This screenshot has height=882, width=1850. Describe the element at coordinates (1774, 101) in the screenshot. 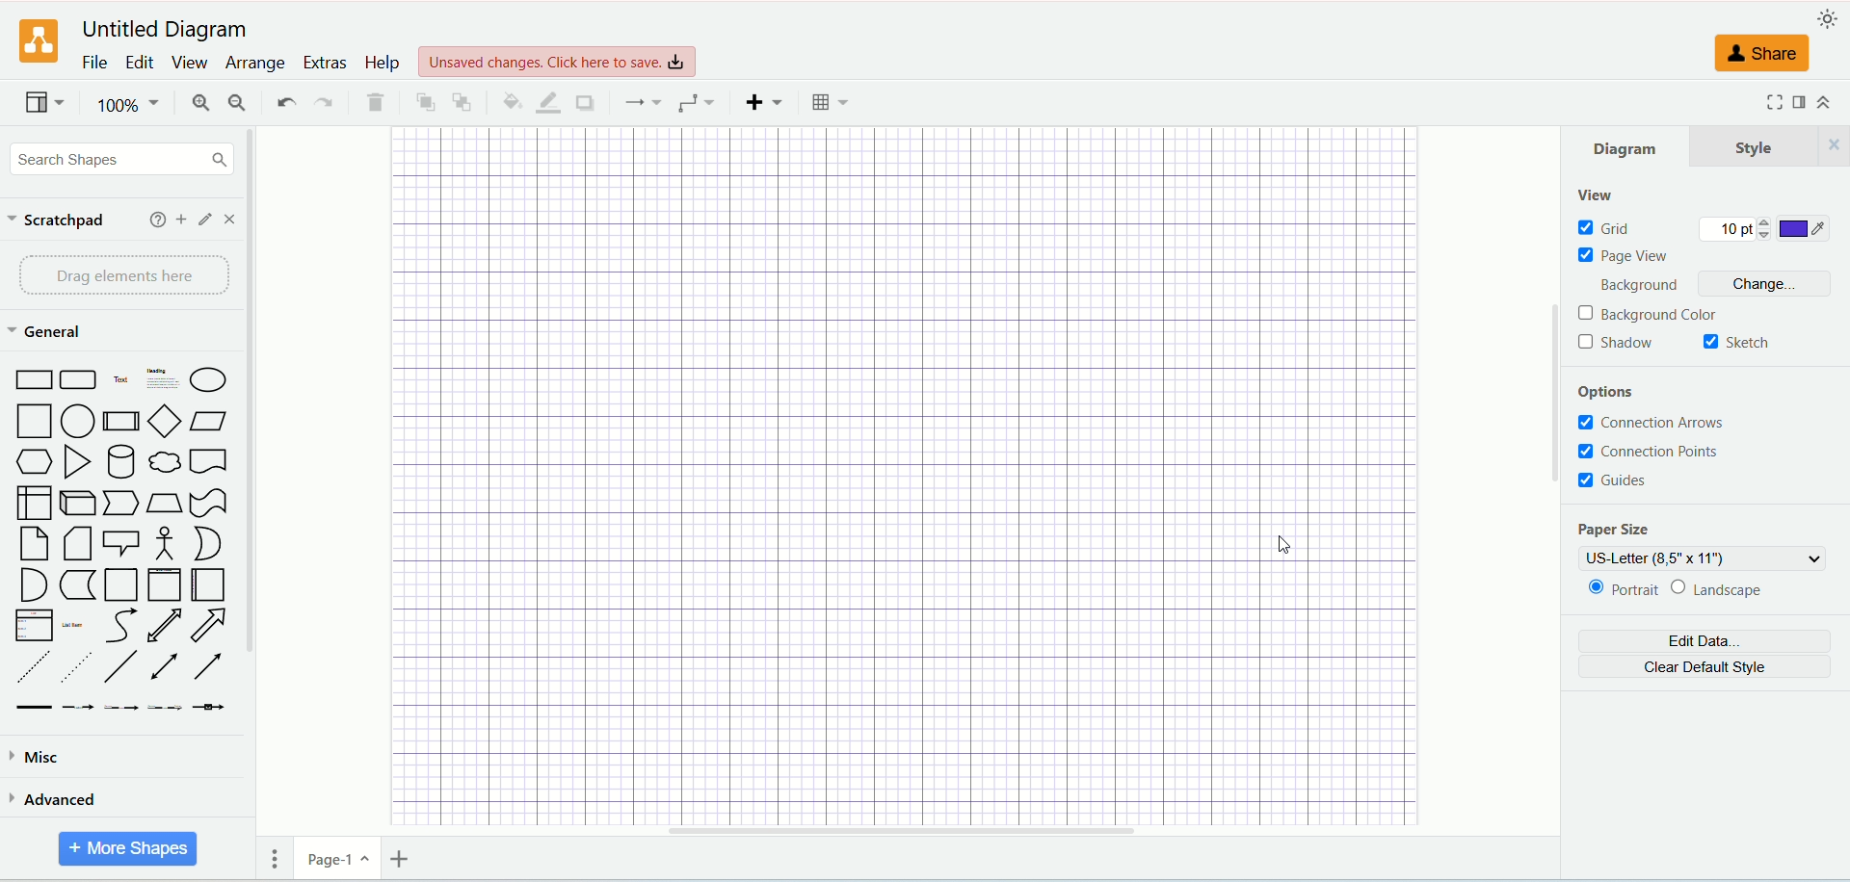

I see `fullscreen` at that location.